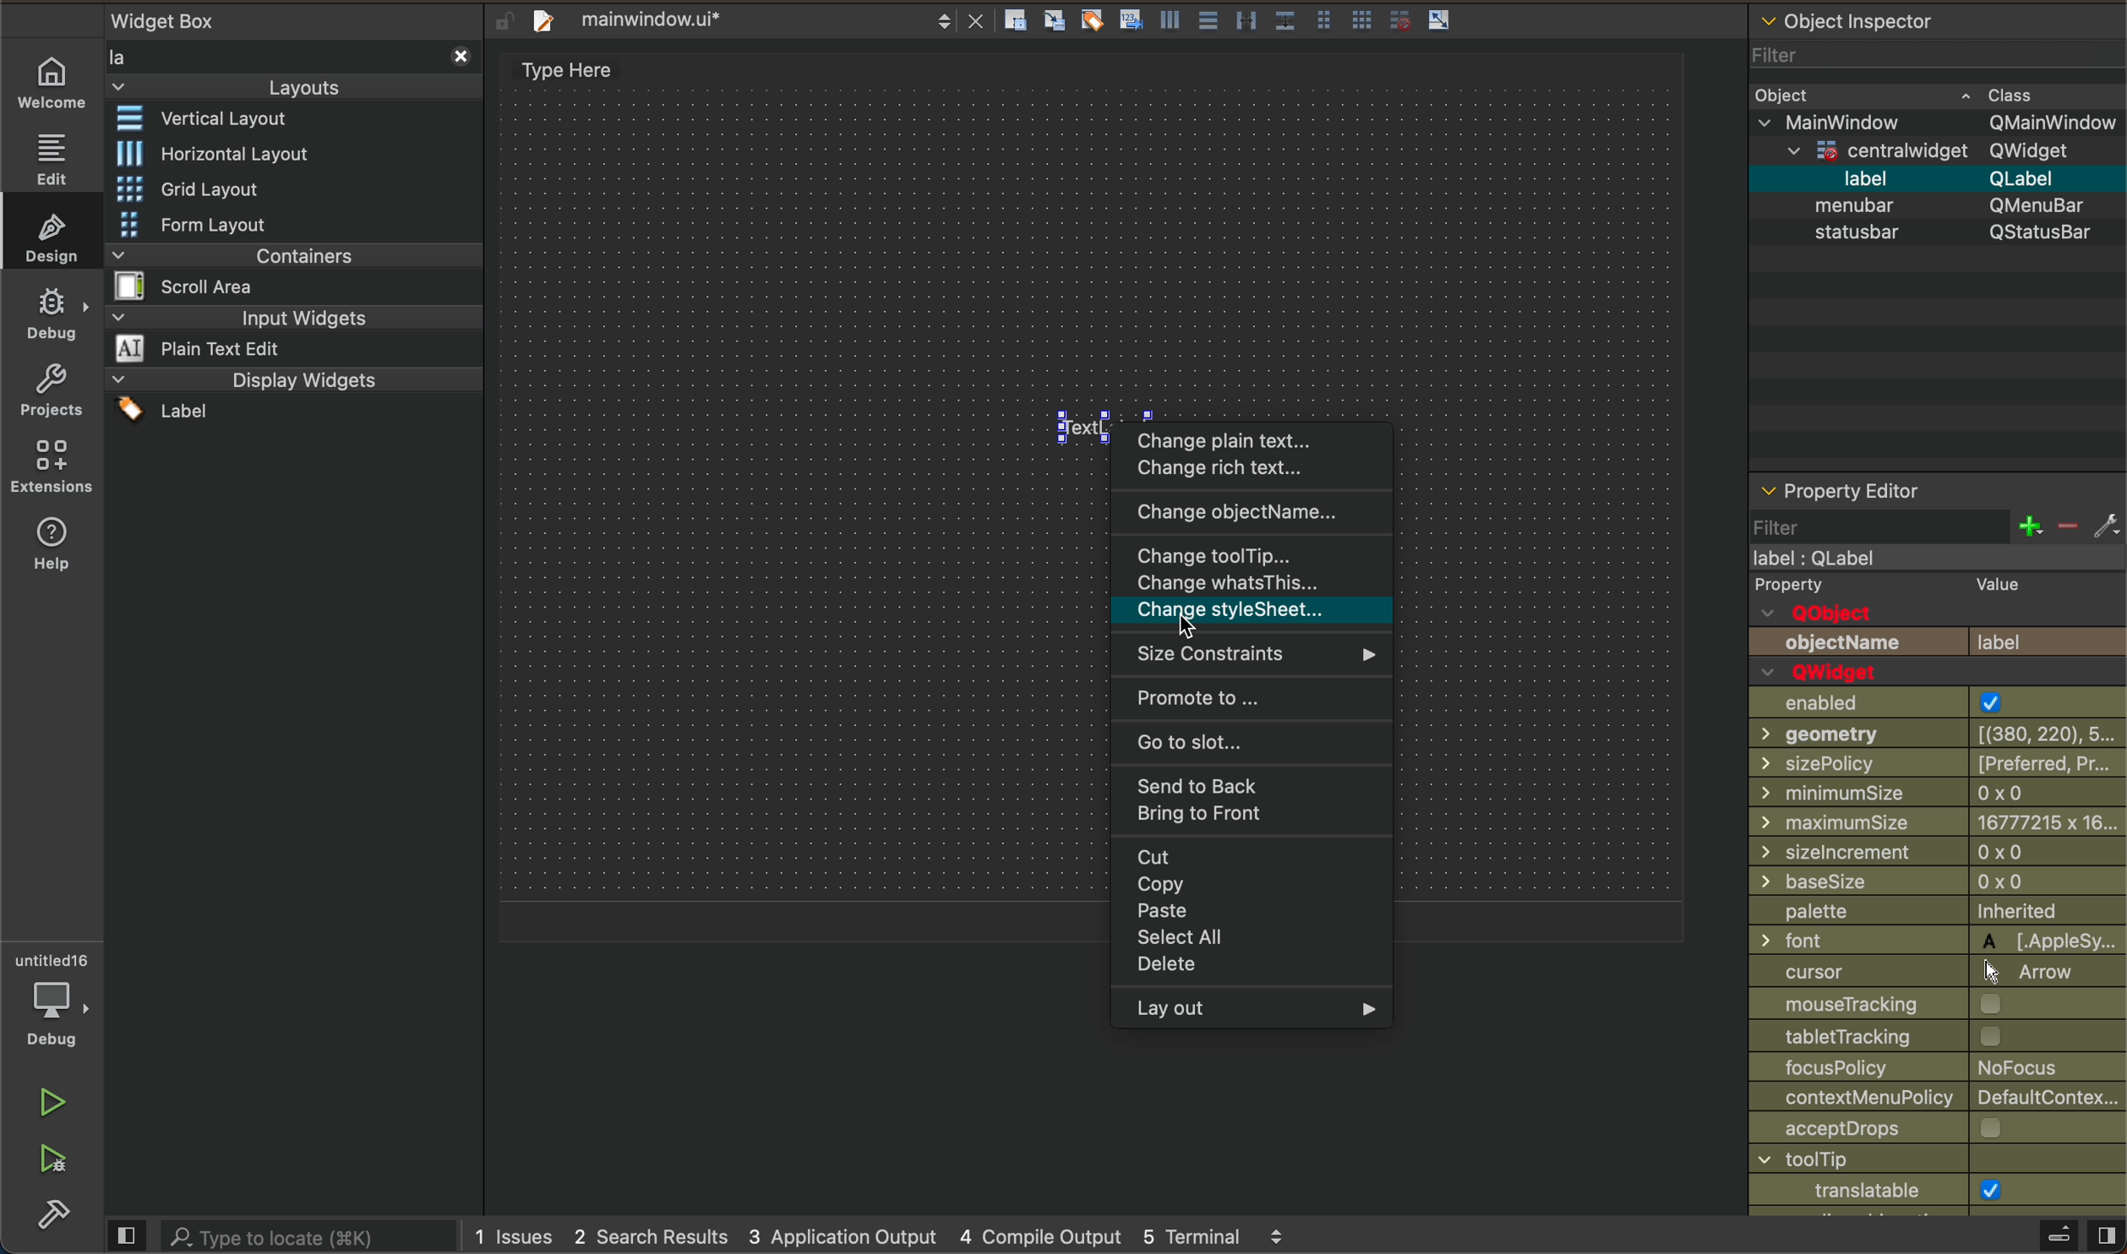  Describe the element at coordinates (55, 1162) in the screenshot. I see `run and debug` at that location.